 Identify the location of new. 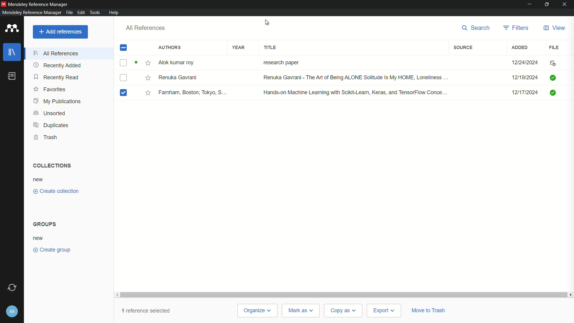
(39, 238).